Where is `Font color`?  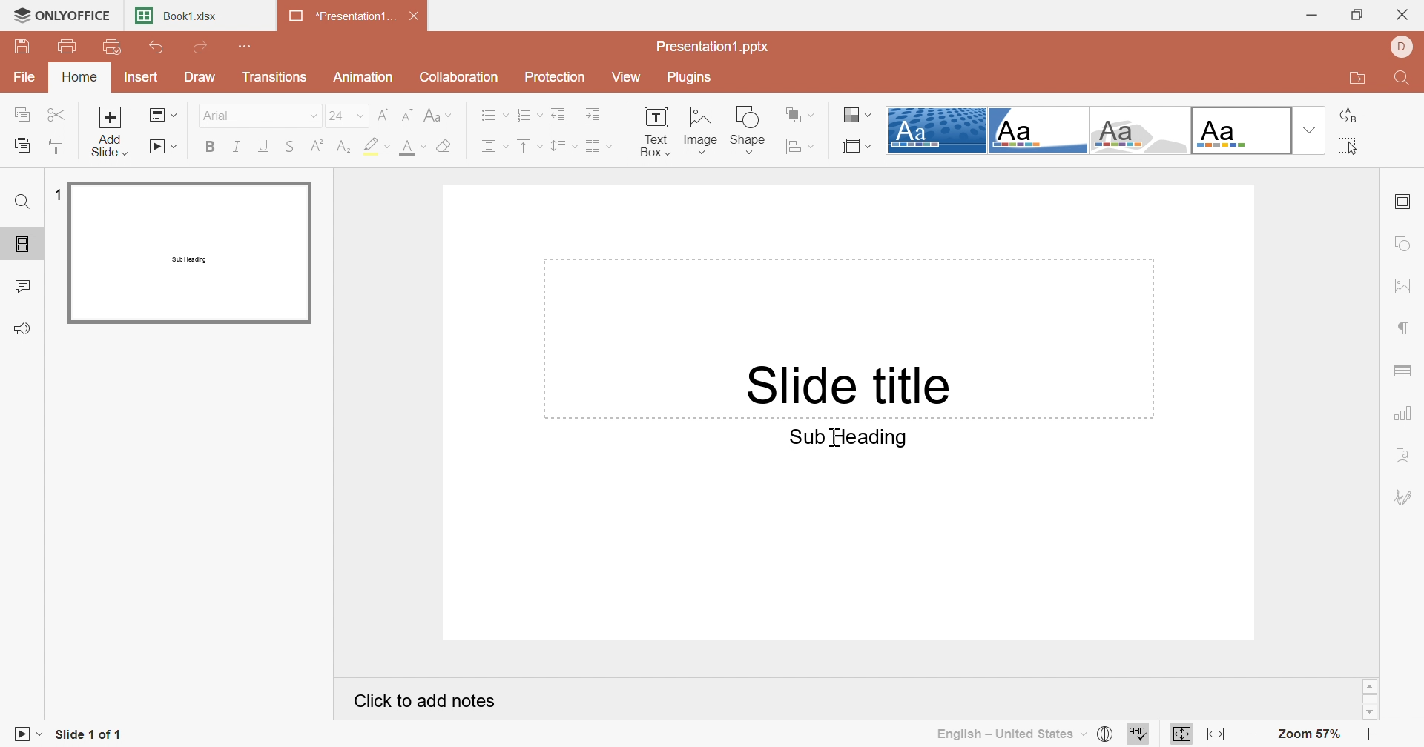
Font color is located at coordinates (410, 147).